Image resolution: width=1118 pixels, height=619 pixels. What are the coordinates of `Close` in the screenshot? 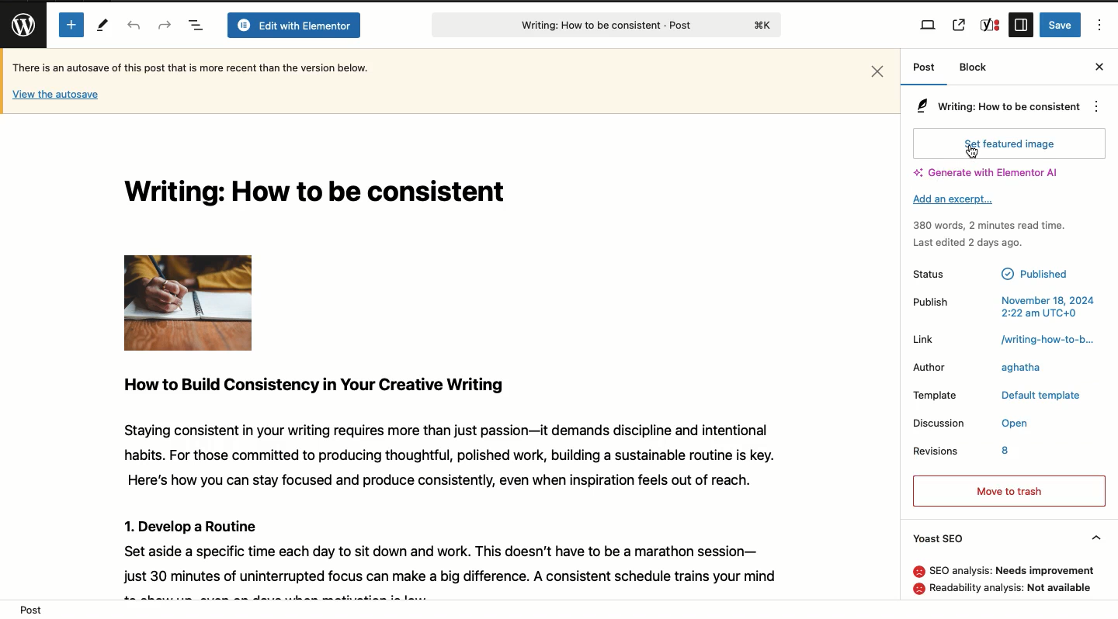 It's located at (877, 71).